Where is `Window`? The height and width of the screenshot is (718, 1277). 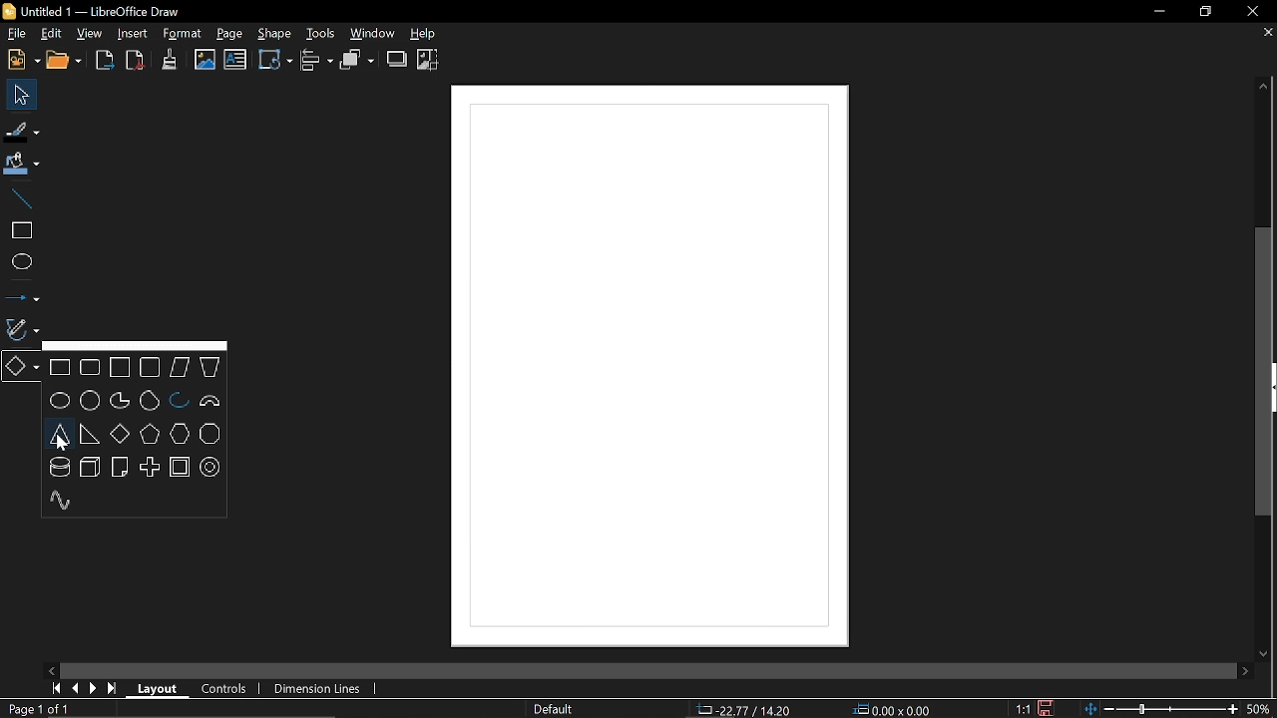
Window is located at coordinates (373, 33).